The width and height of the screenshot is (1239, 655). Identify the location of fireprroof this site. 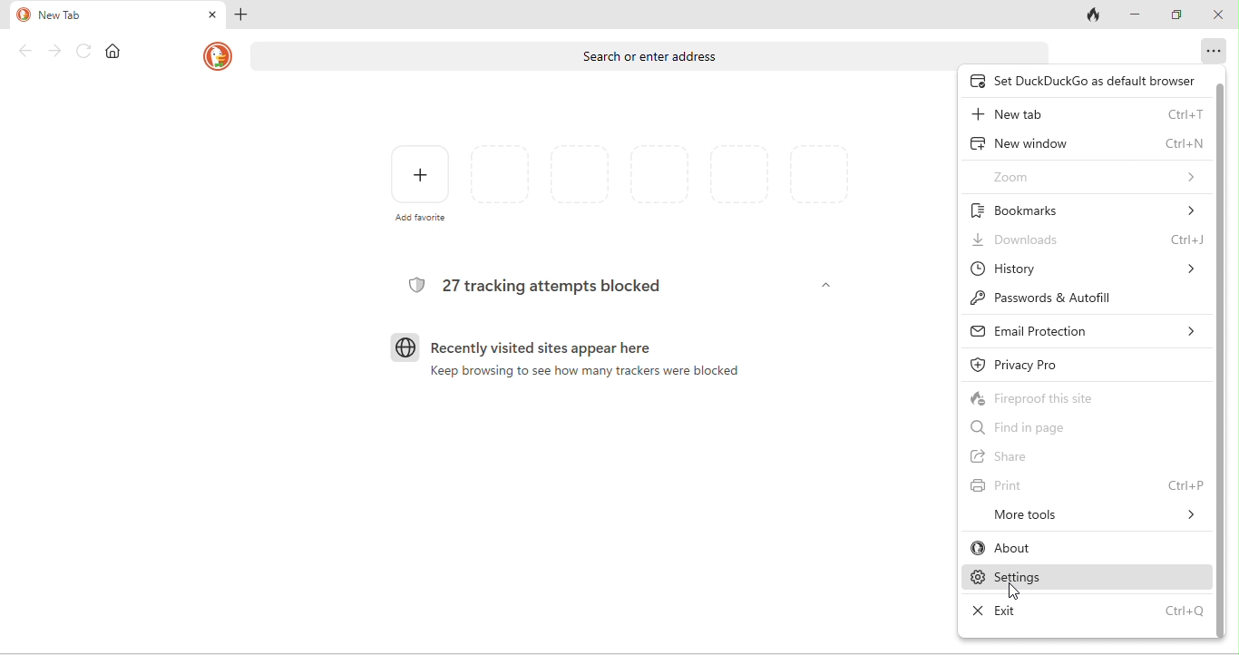
(1065, 396).